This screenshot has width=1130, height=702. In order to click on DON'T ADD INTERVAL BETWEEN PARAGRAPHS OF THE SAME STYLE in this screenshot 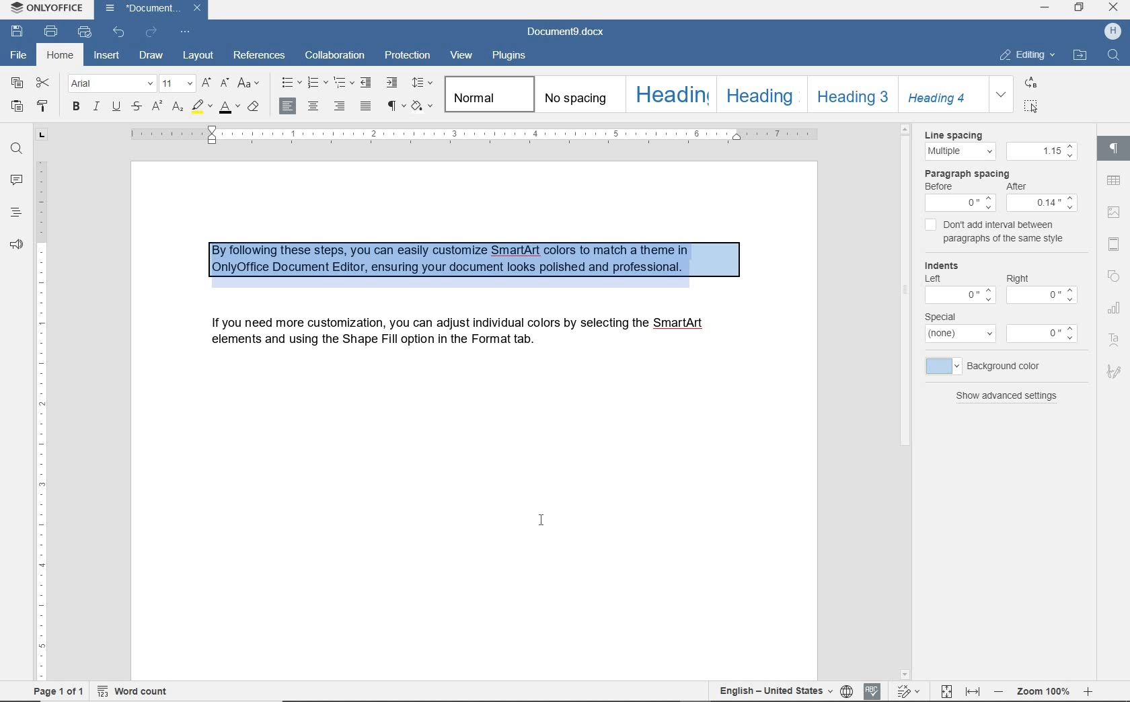, I will do `click(997, 232)`.